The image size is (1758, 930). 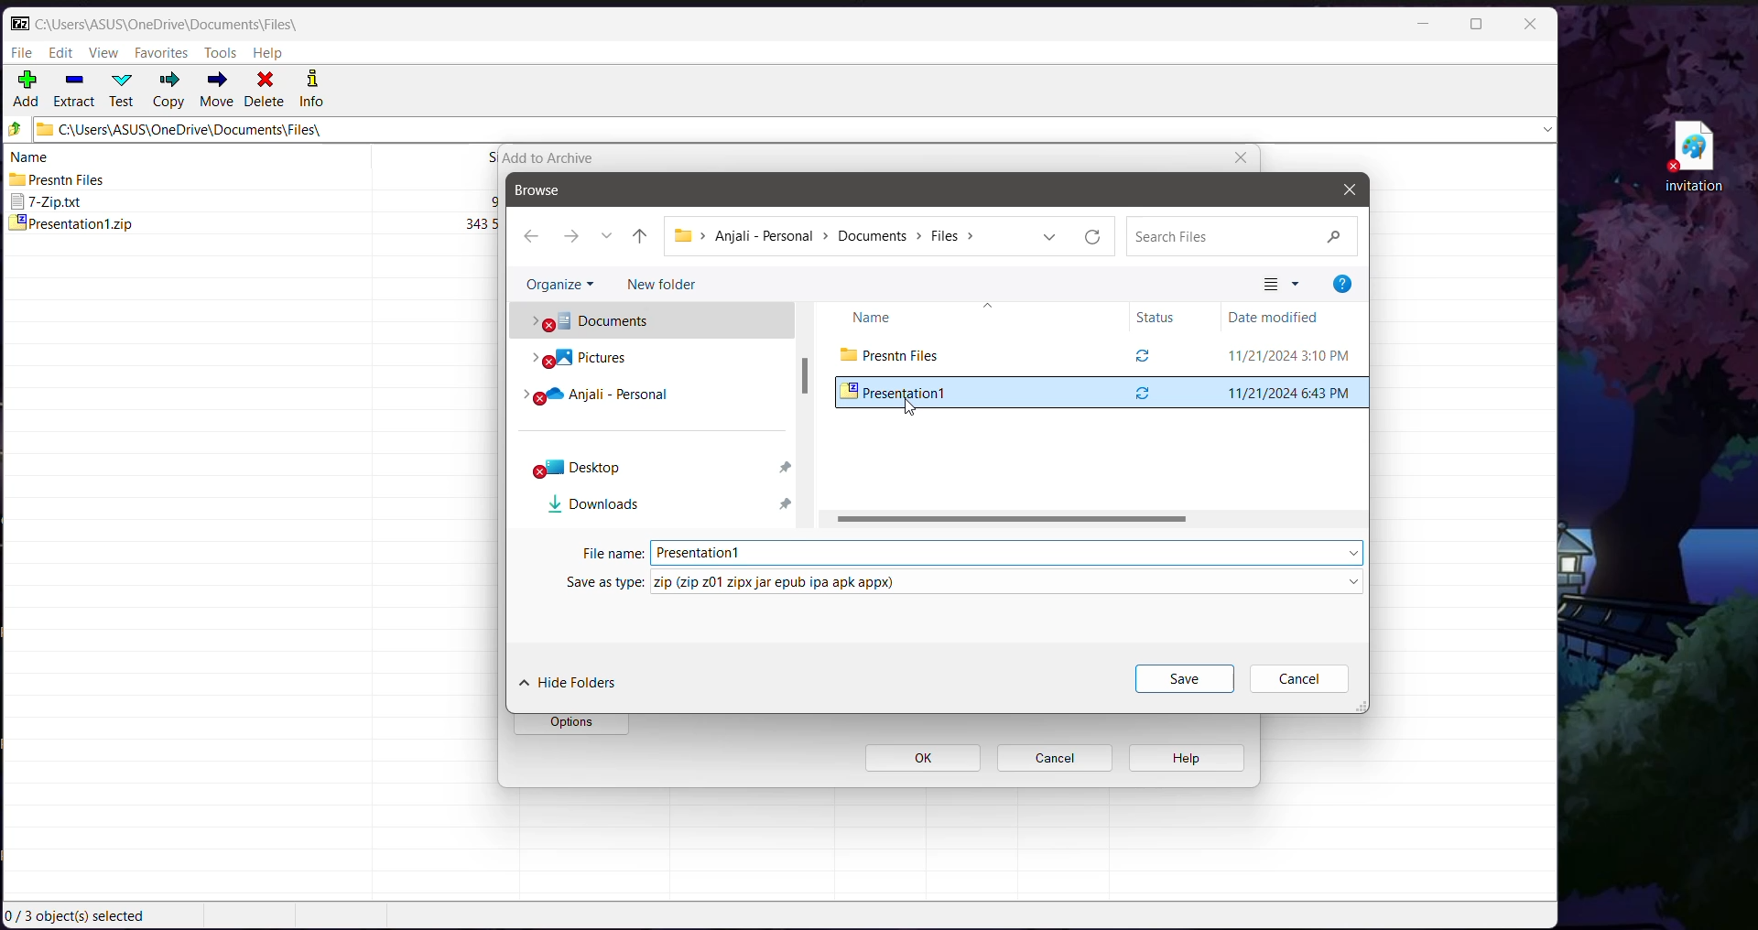 I want to click on Change your view, so click(x=1280, y=285).